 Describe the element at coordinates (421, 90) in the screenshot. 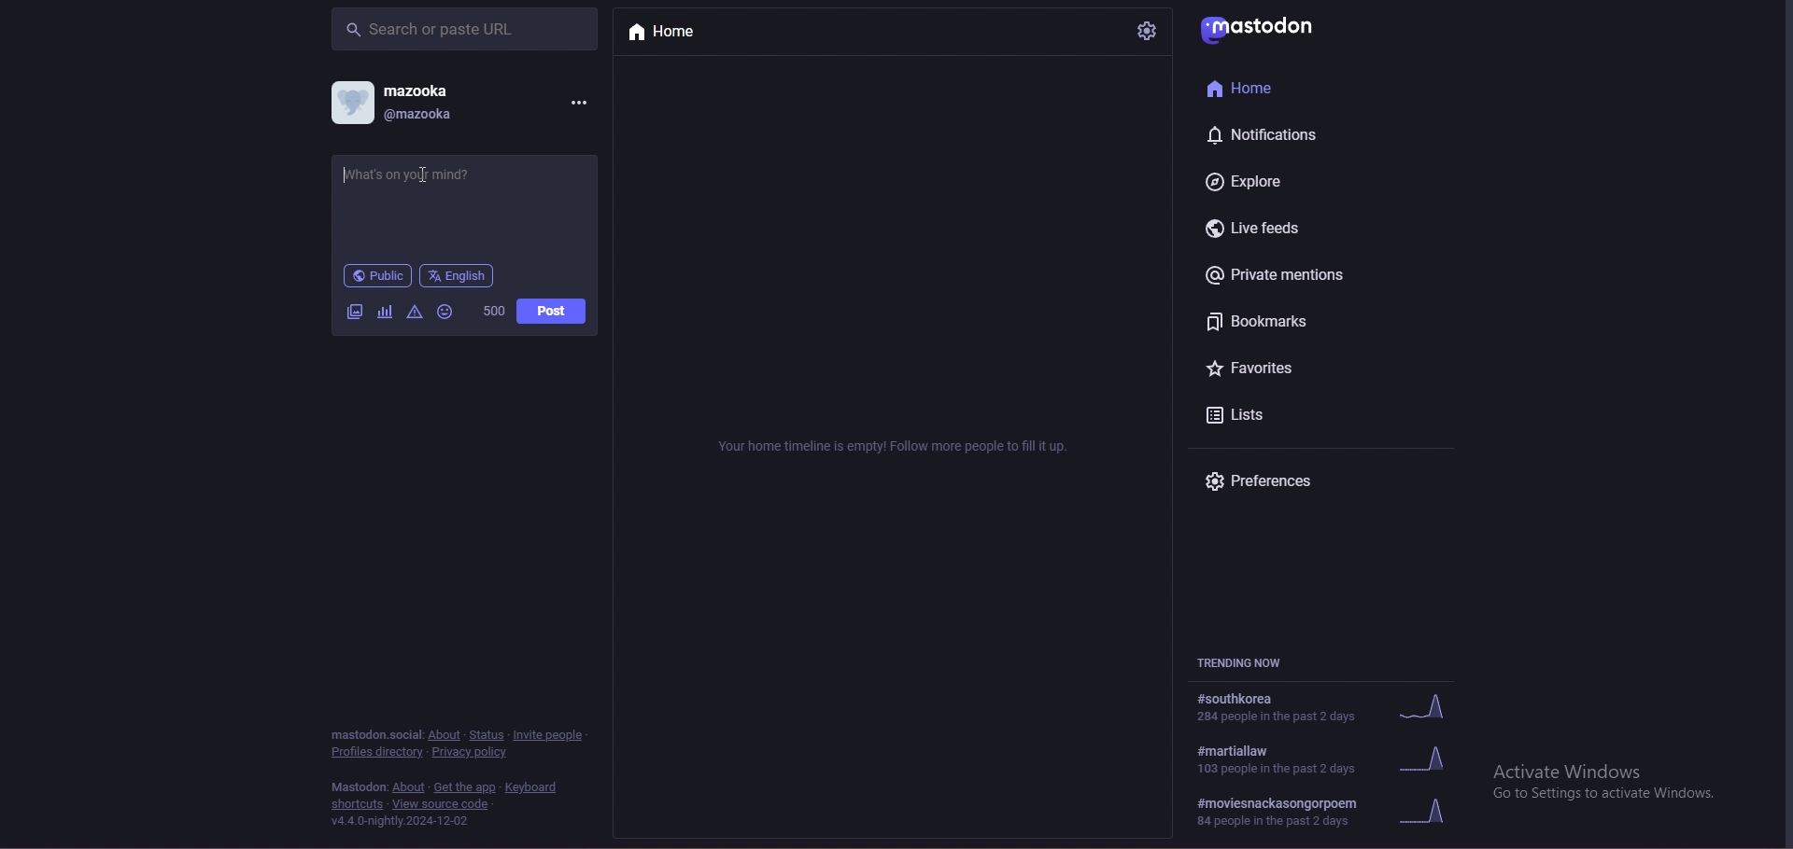

I see `mazooka` at that location.